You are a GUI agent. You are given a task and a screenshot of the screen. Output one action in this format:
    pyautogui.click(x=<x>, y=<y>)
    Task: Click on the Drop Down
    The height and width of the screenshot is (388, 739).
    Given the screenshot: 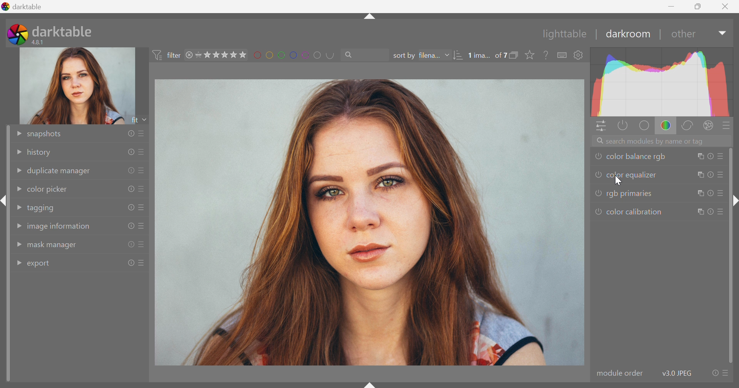 What is the action you would take?
    pyautogui.click(x=18, y=151)
    